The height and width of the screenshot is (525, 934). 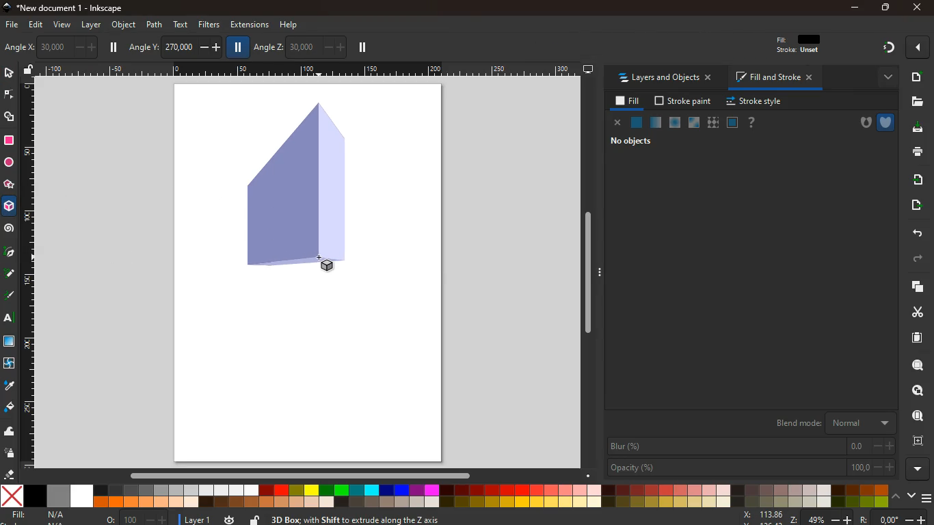 What do you see at coordinates (9, 253) in the screenshot?
I see `pic` at bounding box center [9, 253].